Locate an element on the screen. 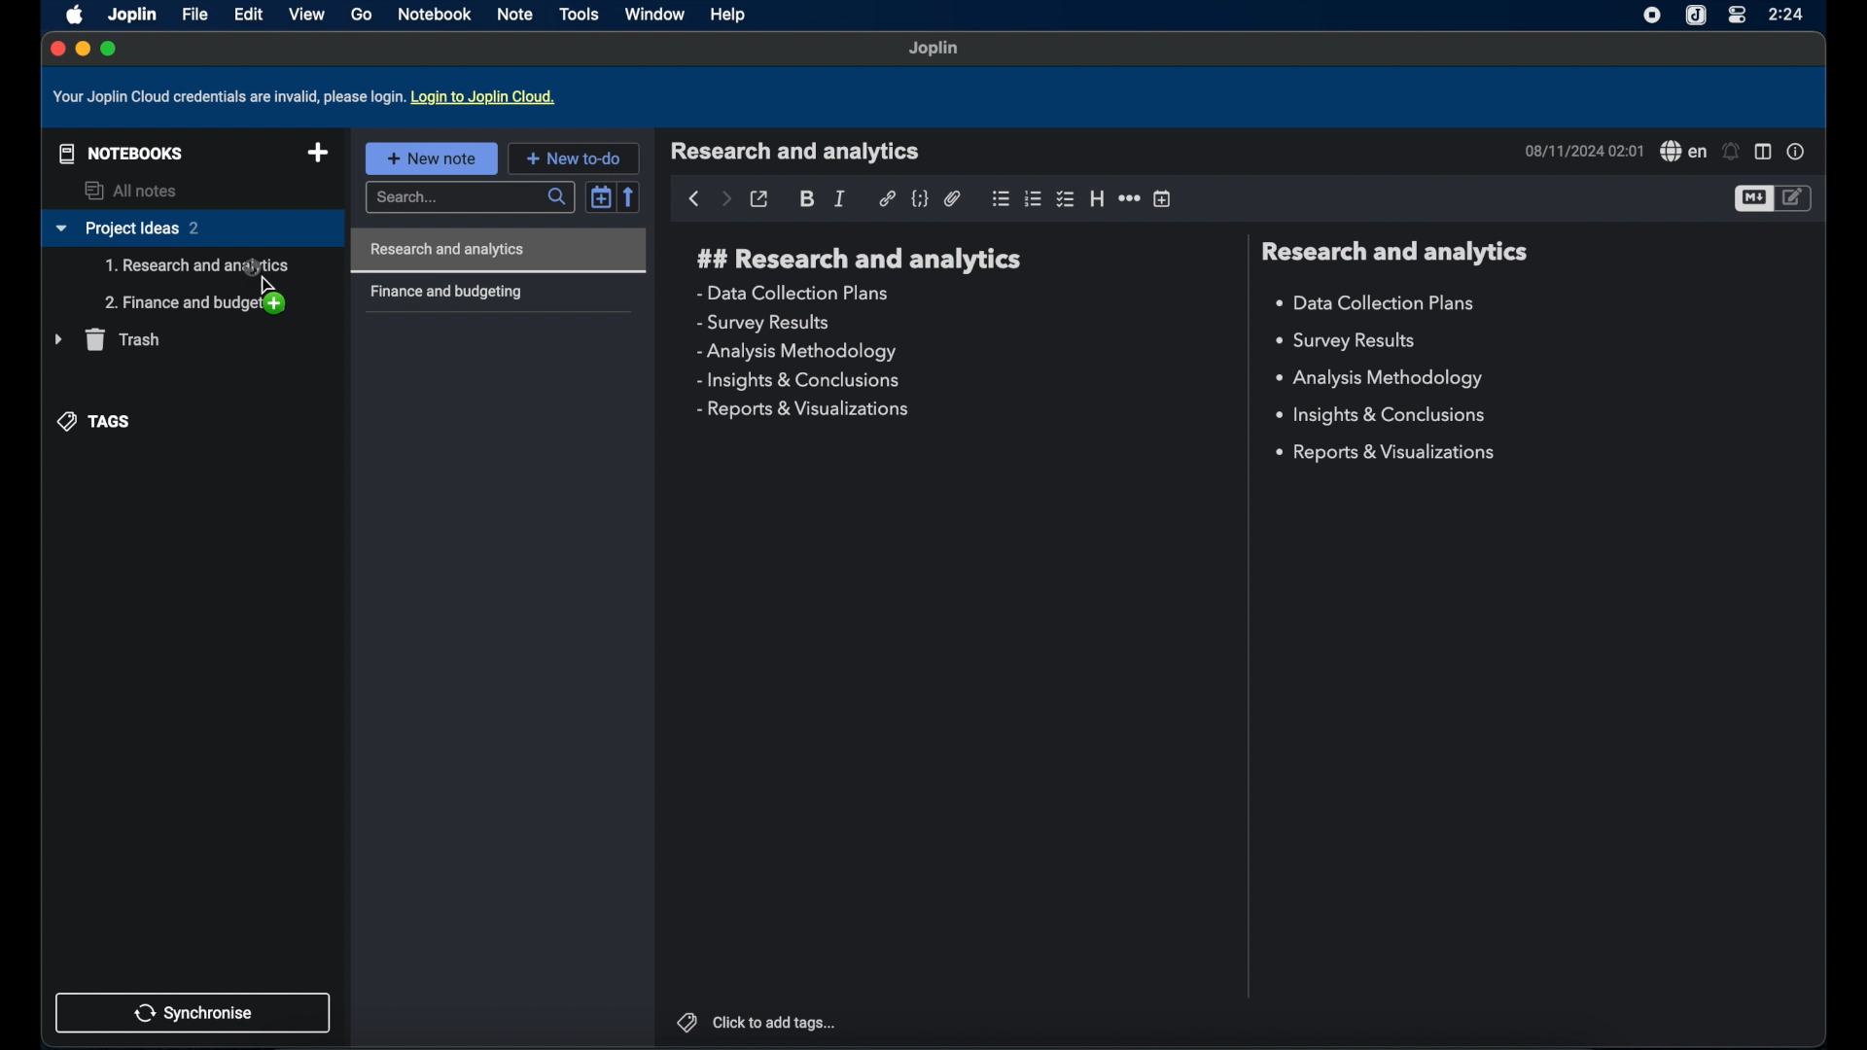  08/11/2024 02:01 is located at coordinates (1582, 151).